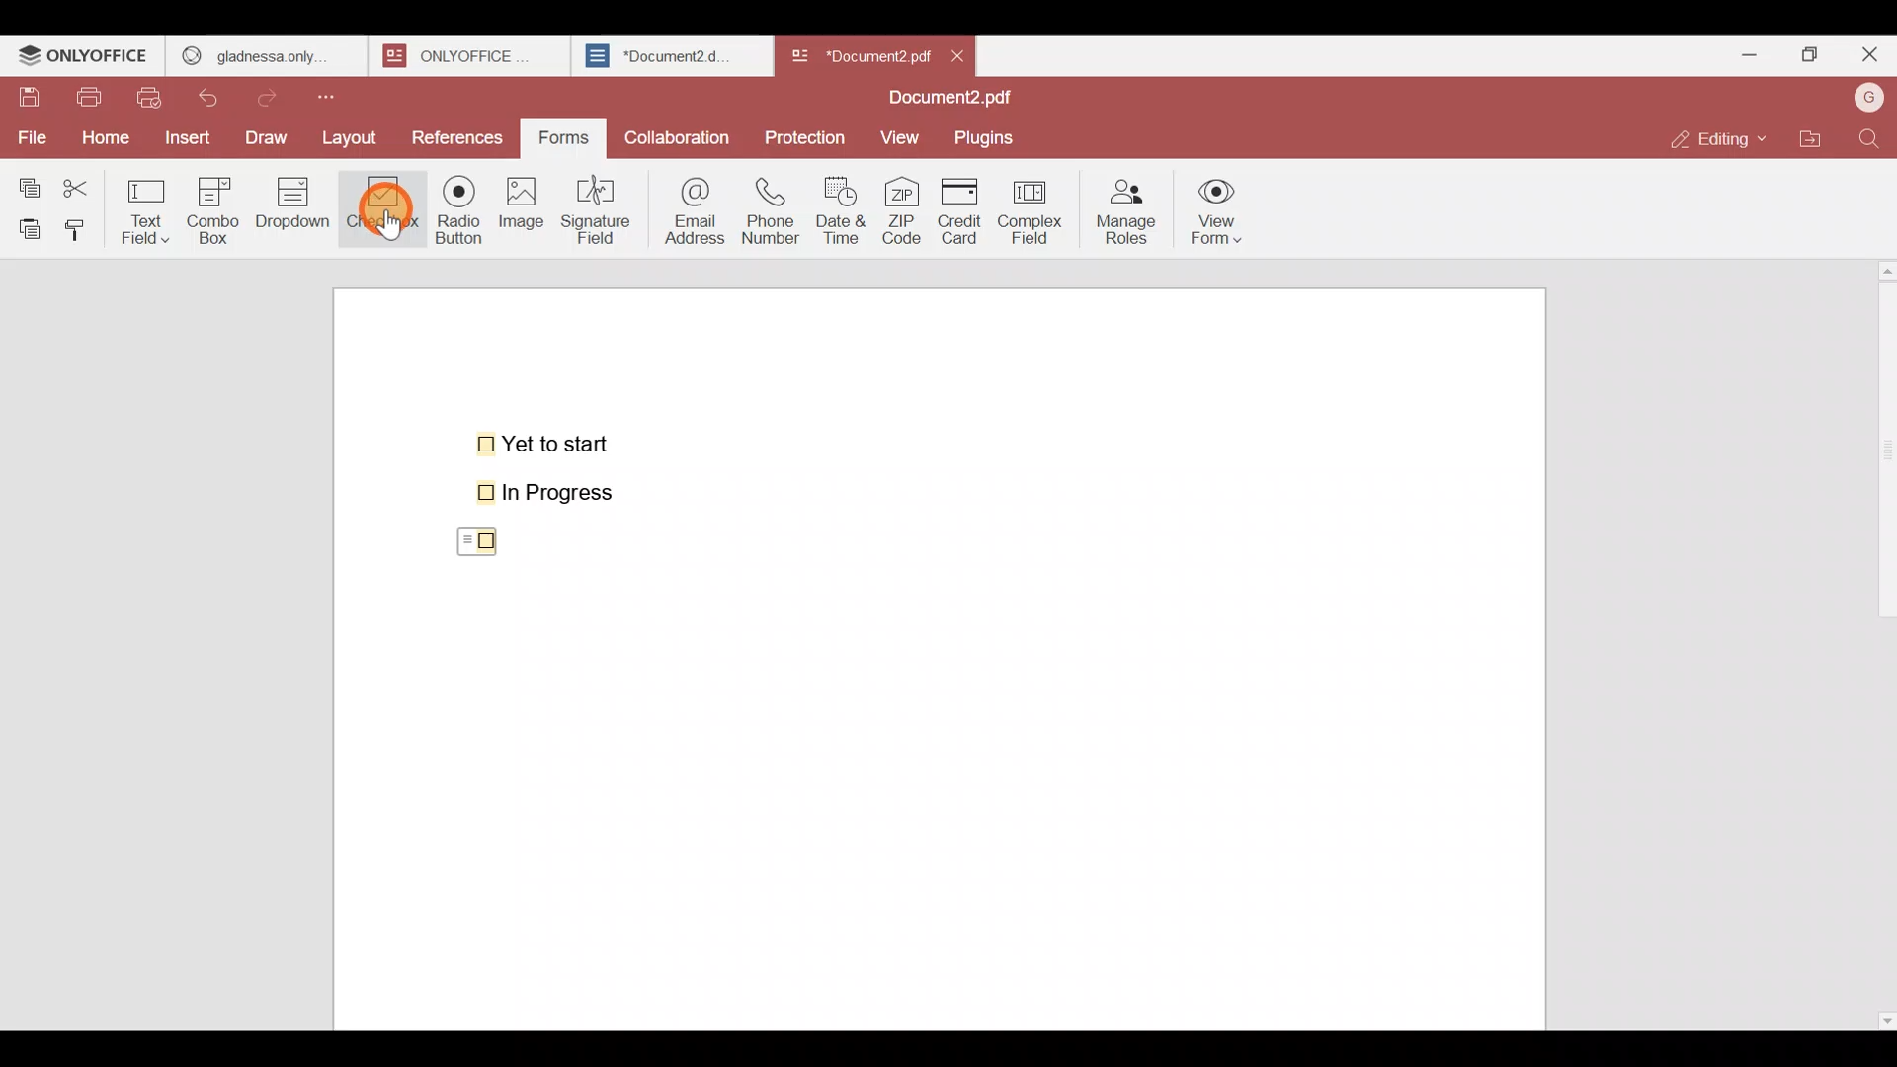 This screenshot has width=1897, height=1067. I want to click on Signature field, so click(602, 207).